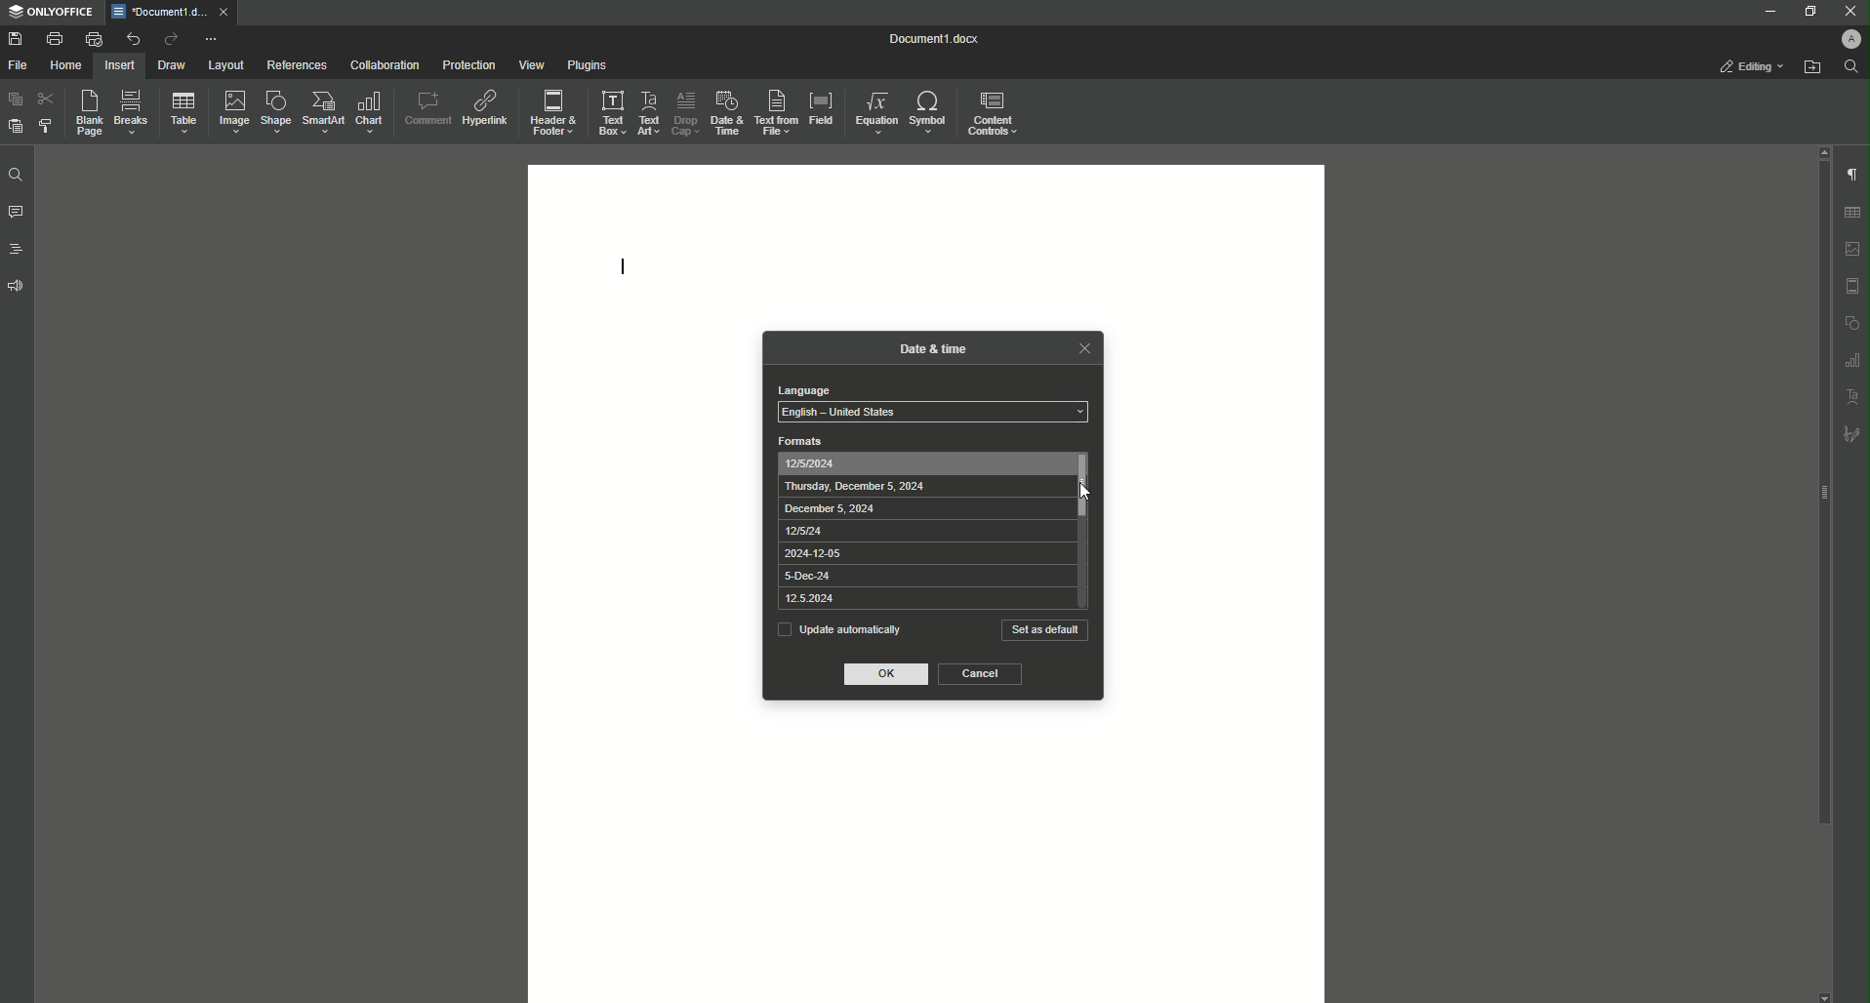  Describe the element at coordinates (320, 113) in the screenshot. I see `SmartArt` at that location.